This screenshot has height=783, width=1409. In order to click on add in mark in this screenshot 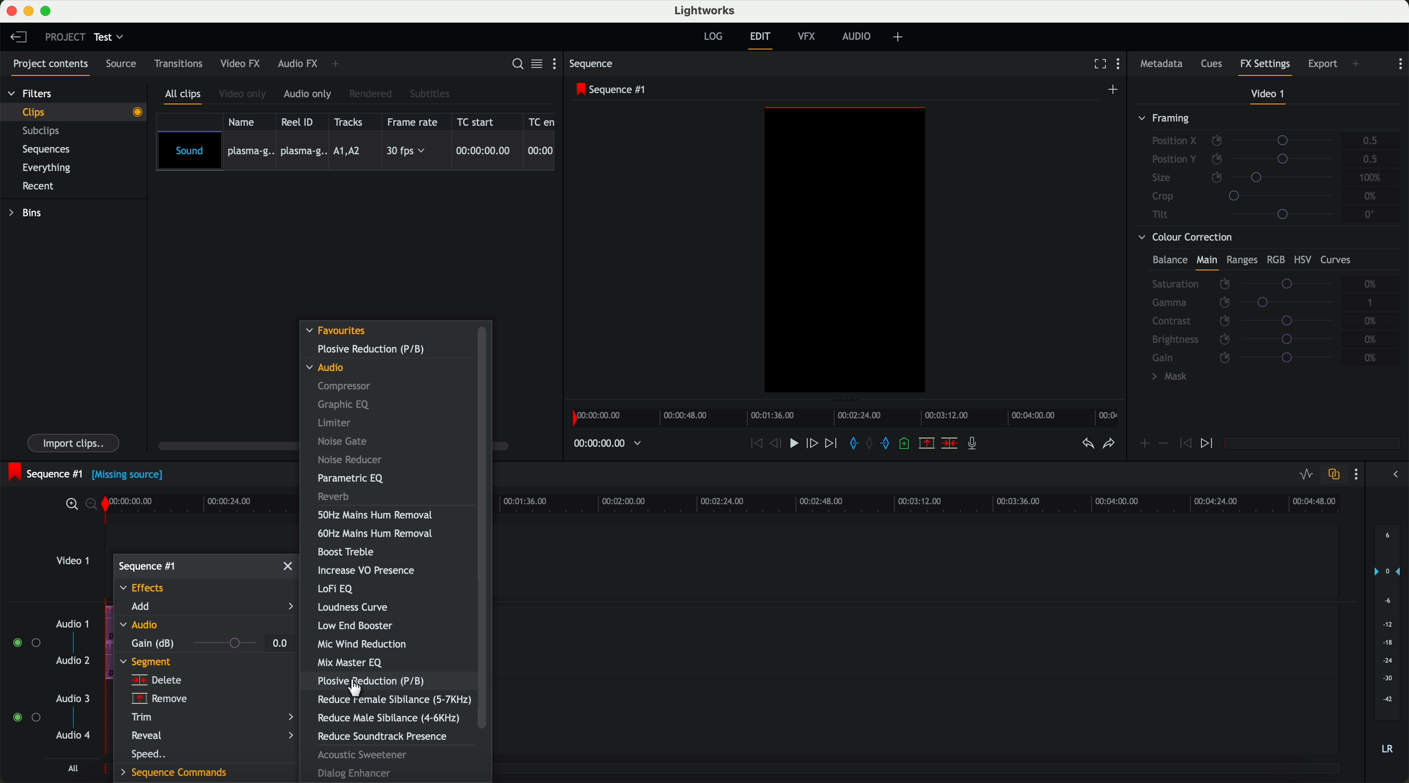, I will do `click(854, 444)`.